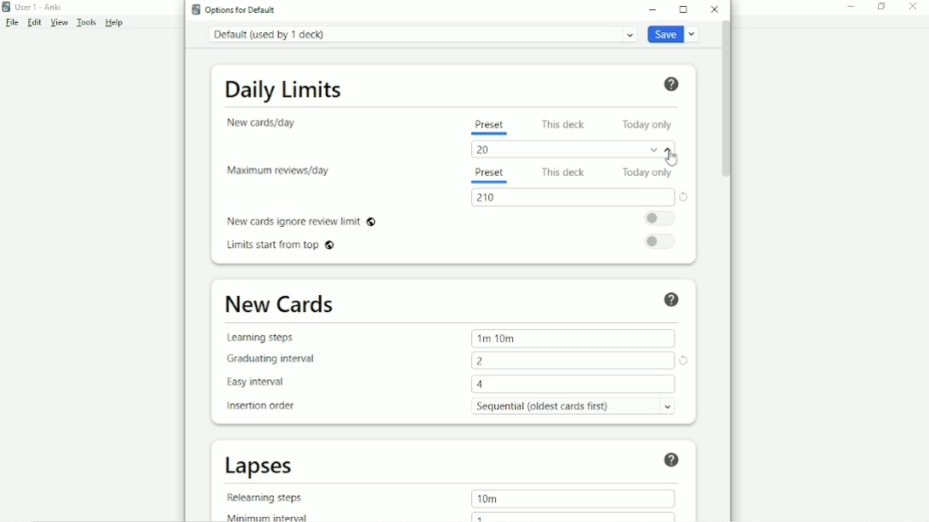 The image size is (929, 522). I want to click on 1, so click(480, 517).